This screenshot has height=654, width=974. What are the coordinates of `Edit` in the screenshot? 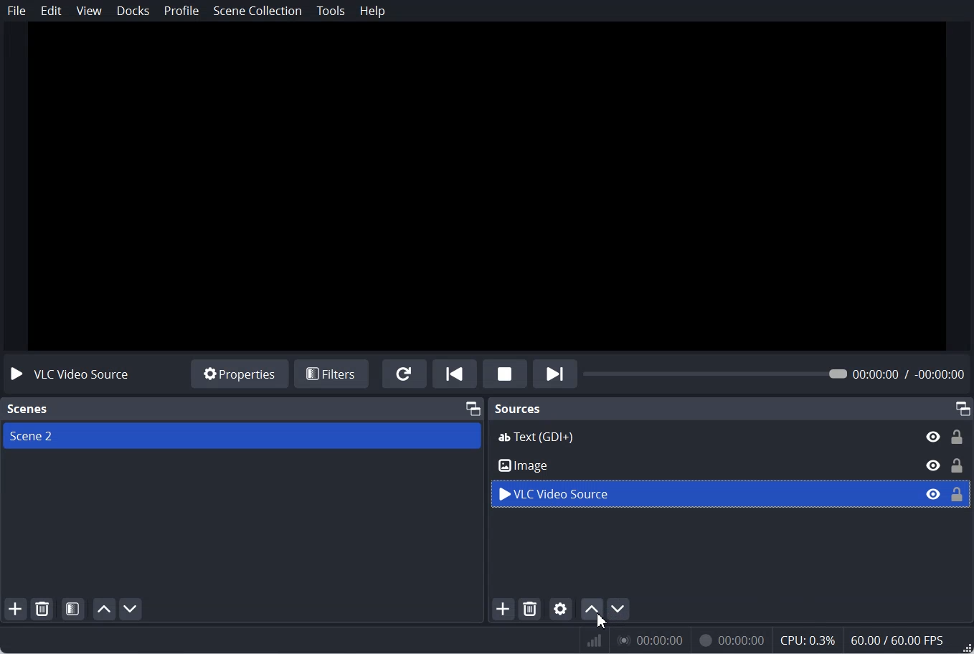 It's located at (52, 11).